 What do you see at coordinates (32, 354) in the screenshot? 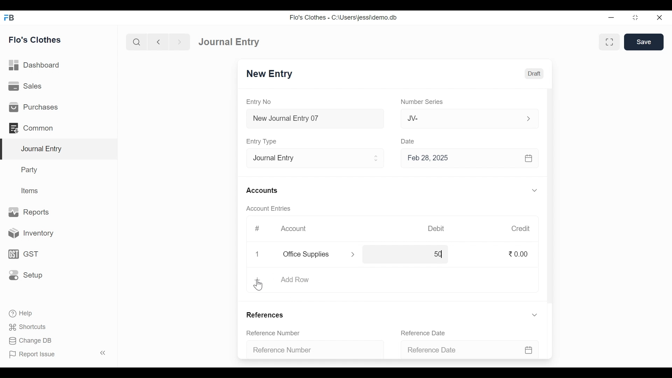
I see `Report Issue` at bounding box center [32, 354].